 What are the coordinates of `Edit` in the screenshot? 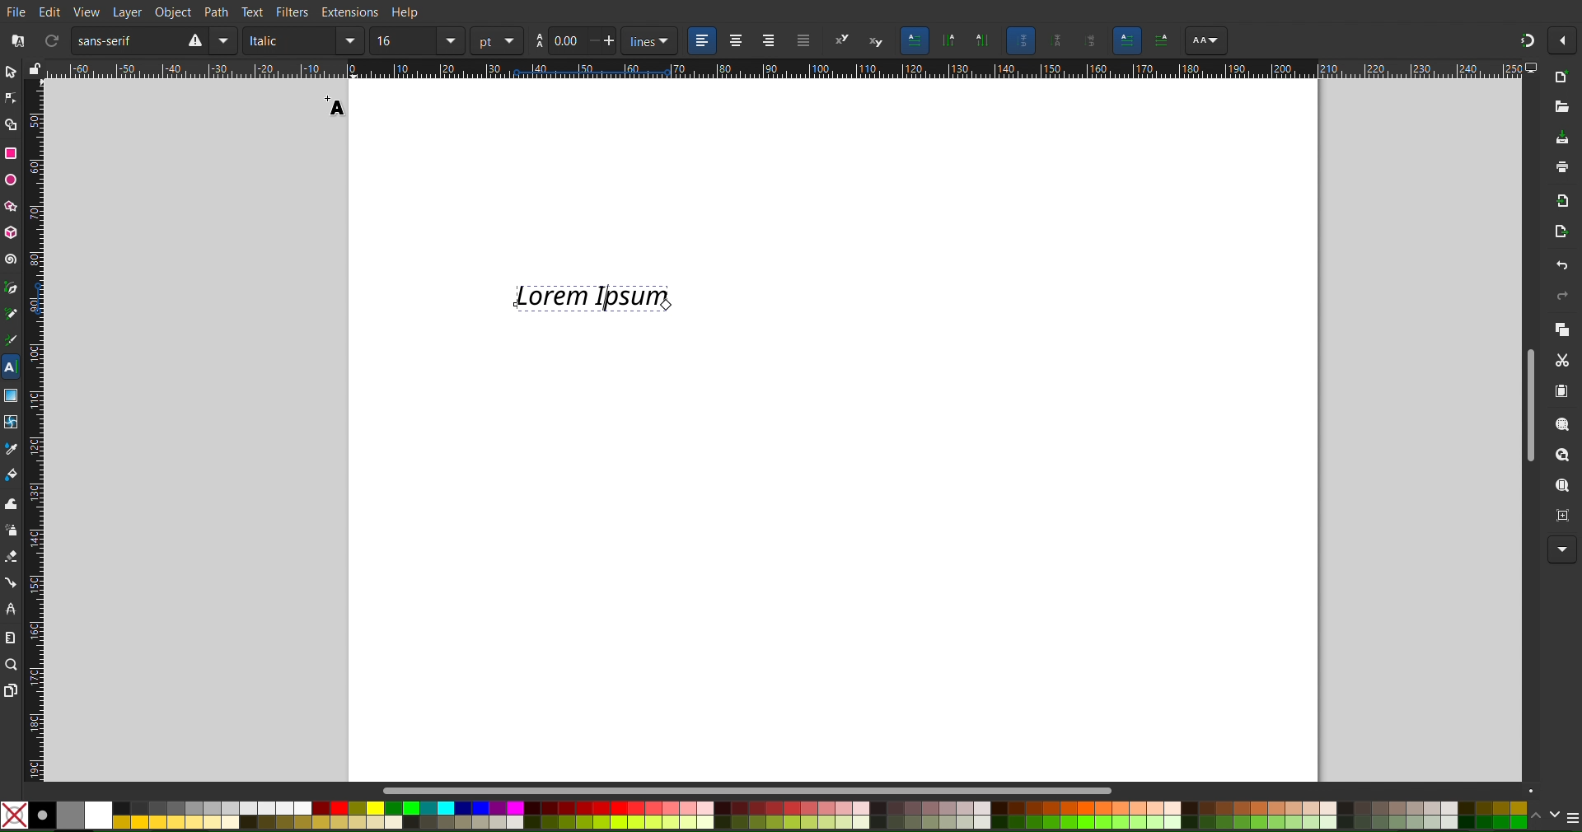 It's located at (47, 12).